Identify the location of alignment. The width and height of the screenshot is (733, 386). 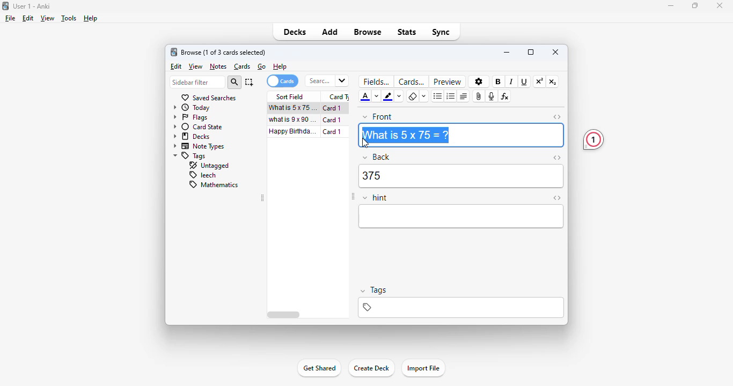
(464, 96).